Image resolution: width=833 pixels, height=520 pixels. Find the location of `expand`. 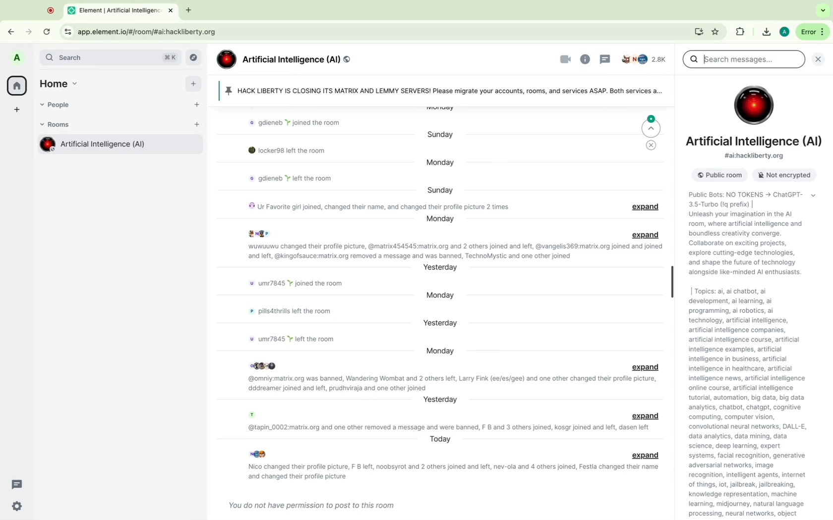

expand is located at coordinates (645, 455).